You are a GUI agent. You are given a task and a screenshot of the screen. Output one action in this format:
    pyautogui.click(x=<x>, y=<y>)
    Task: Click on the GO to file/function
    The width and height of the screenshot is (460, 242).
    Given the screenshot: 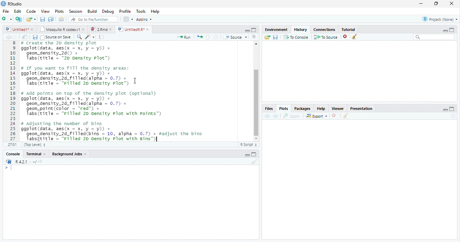 What is the action you would take?
    pyautogui.click(x=92, y=19)
    